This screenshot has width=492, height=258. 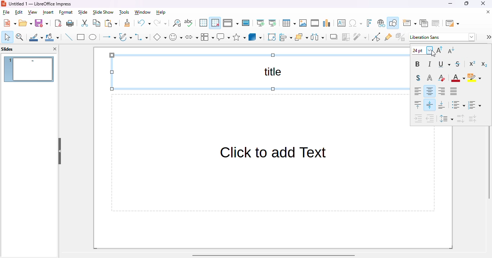 What do you see at coordinates (7, 37) in the screenshot?
I see `select` at bounding box center [7, 37].